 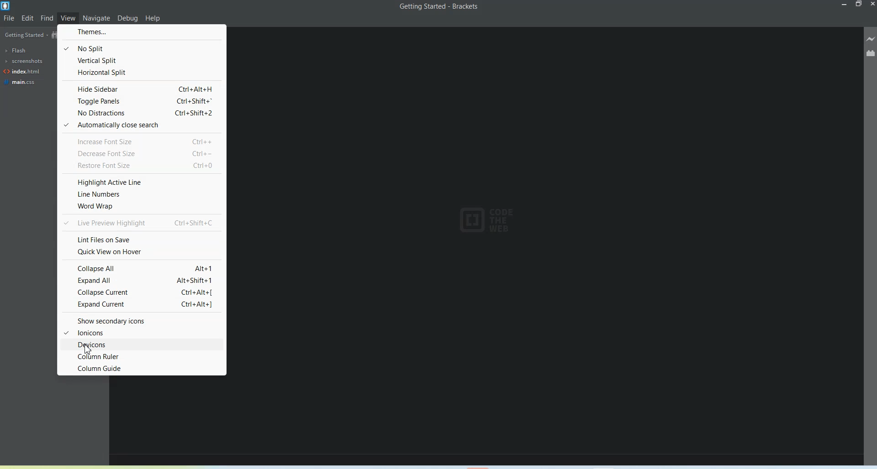 What do you see at coordinates (872, 4) in the screenshot?
I see `Close` at bounding box center [872, 4].